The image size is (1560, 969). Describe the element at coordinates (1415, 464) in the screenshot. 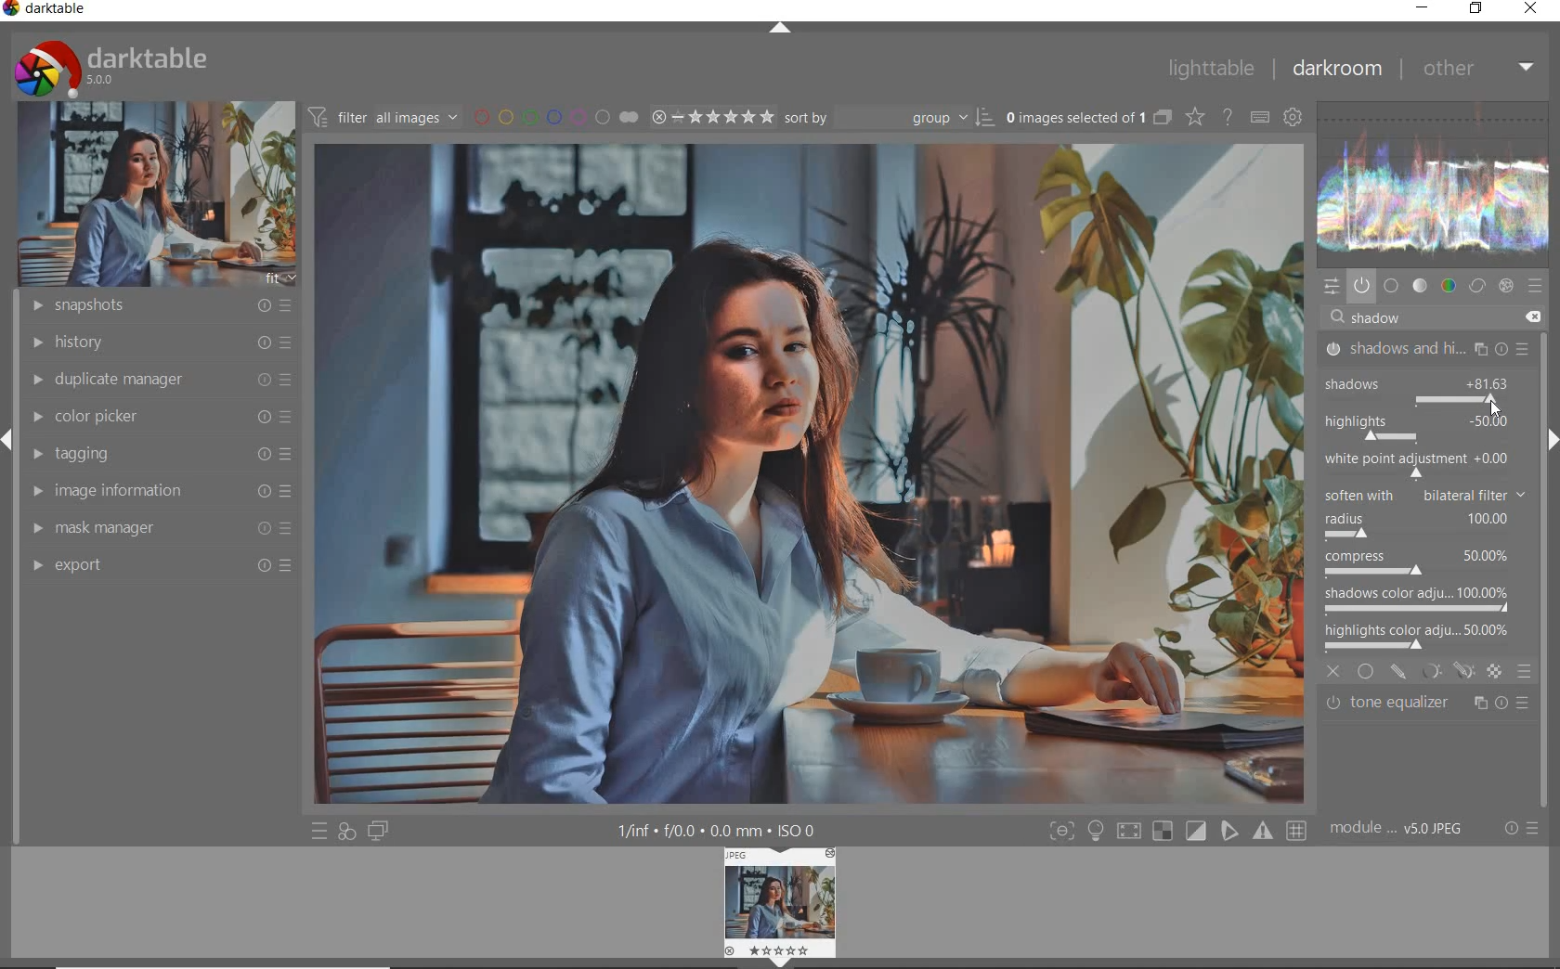

I see `white point adjustment` at that location.